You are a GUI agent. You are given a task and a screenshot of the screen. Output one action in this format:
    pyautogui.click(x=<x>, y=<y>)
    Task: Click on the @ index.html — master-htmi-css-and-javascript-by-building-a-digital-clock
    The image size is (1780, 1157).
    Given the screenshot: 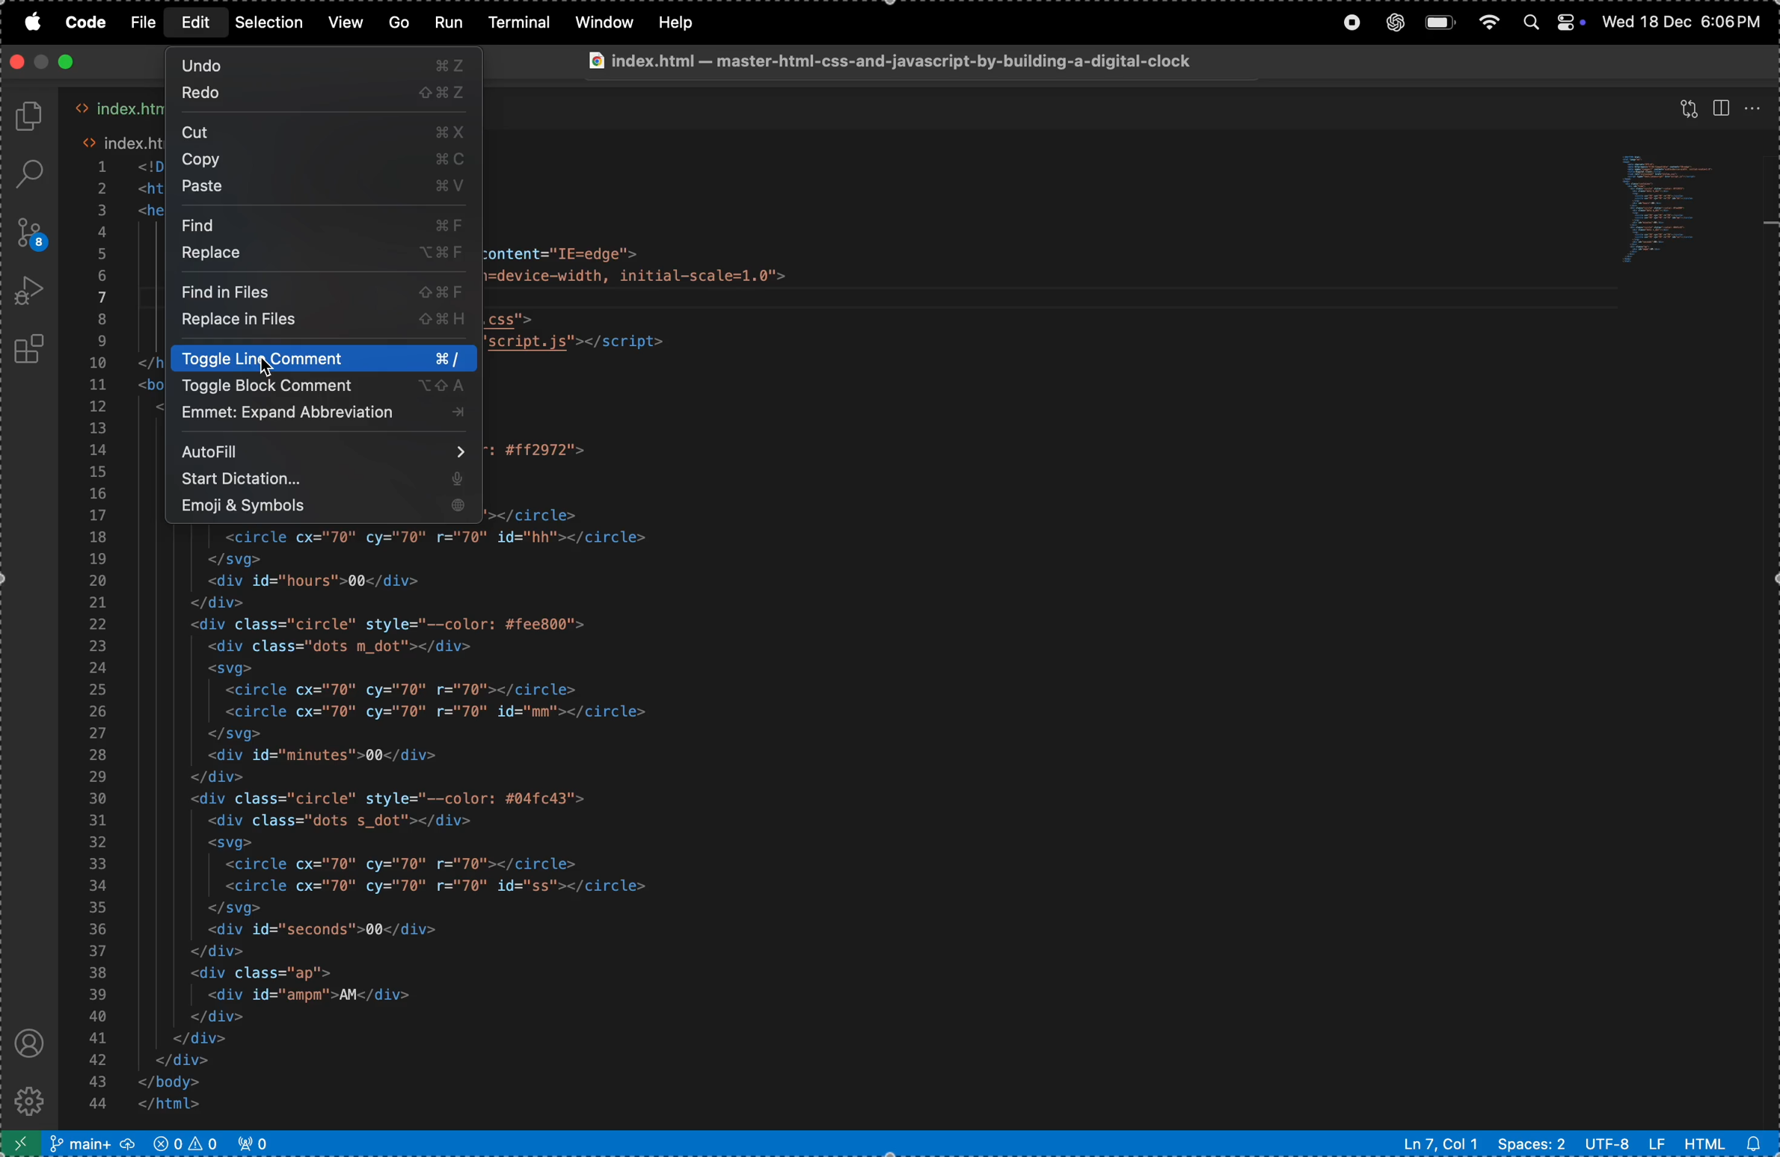 What is the action you would take?
    pyautogui.click(x=888, y=60)
    